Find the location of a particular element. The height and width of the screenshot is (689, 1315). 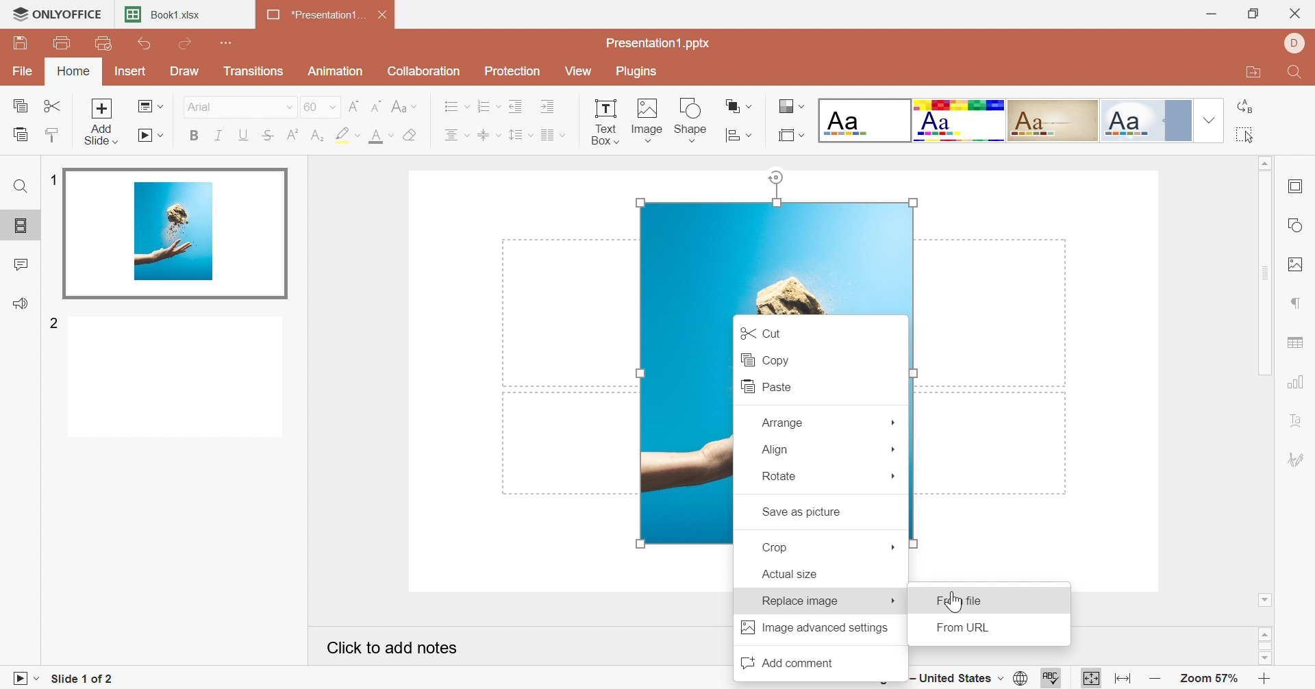

From URL is located at coordinates (968, 629).